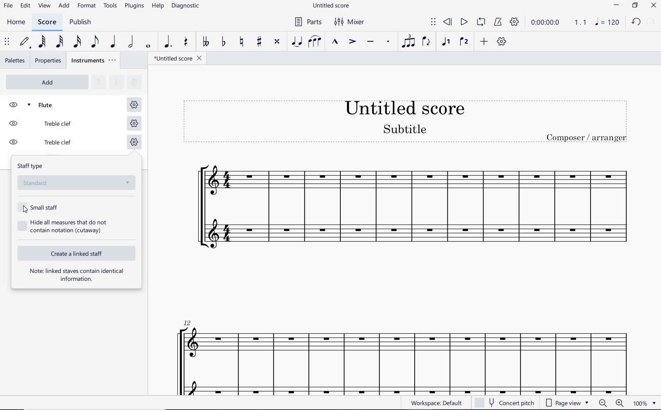  I want to click on EIGHTH NOTE, so click(95, 42).